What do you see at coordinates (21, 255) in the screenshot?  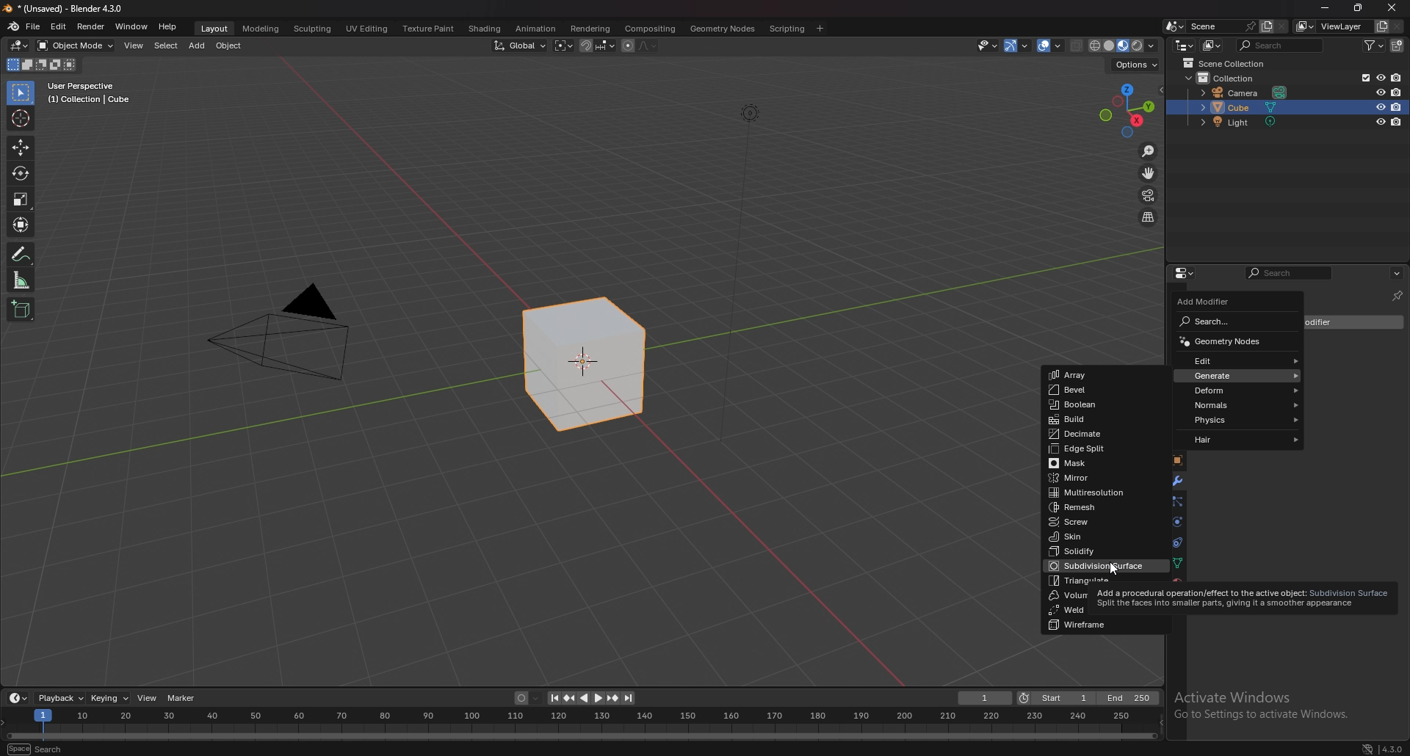 I see `annotate` at bounding box center [21, 255].